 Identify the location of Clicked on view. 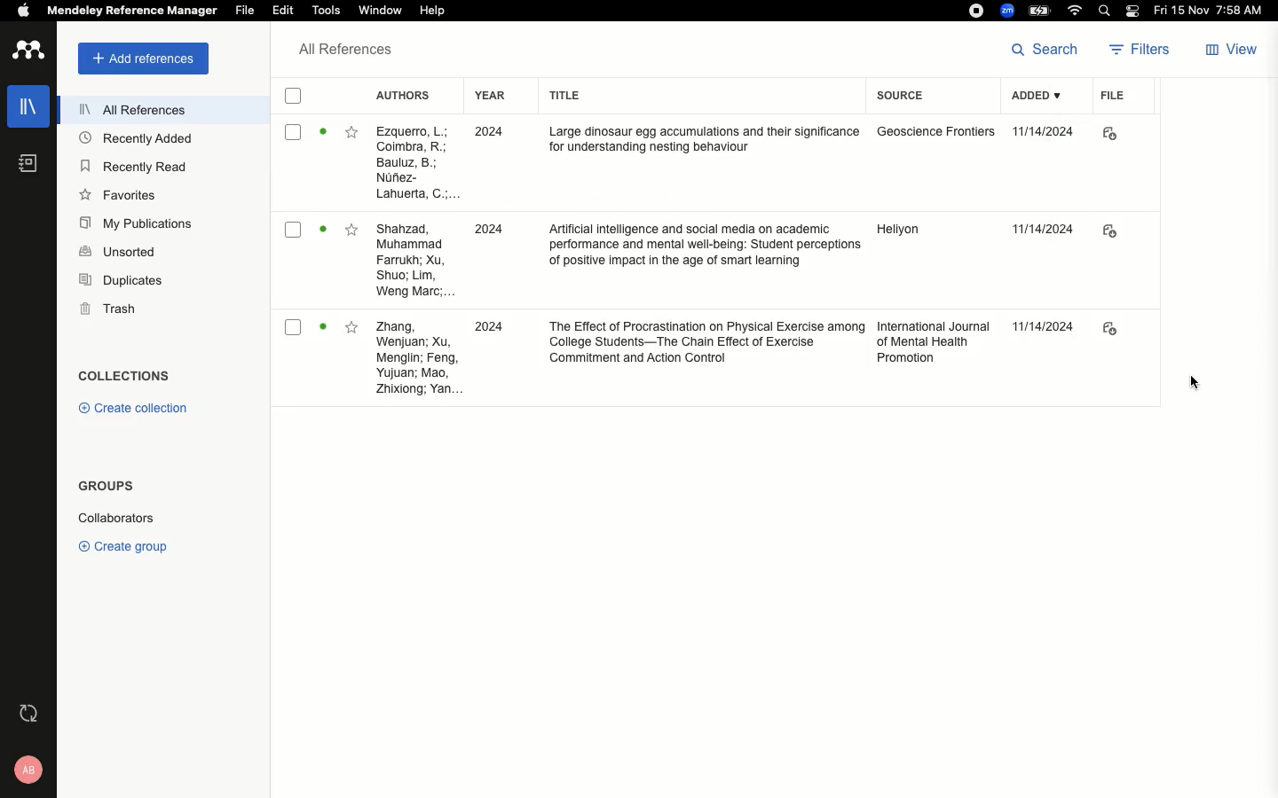
(1233, 47).